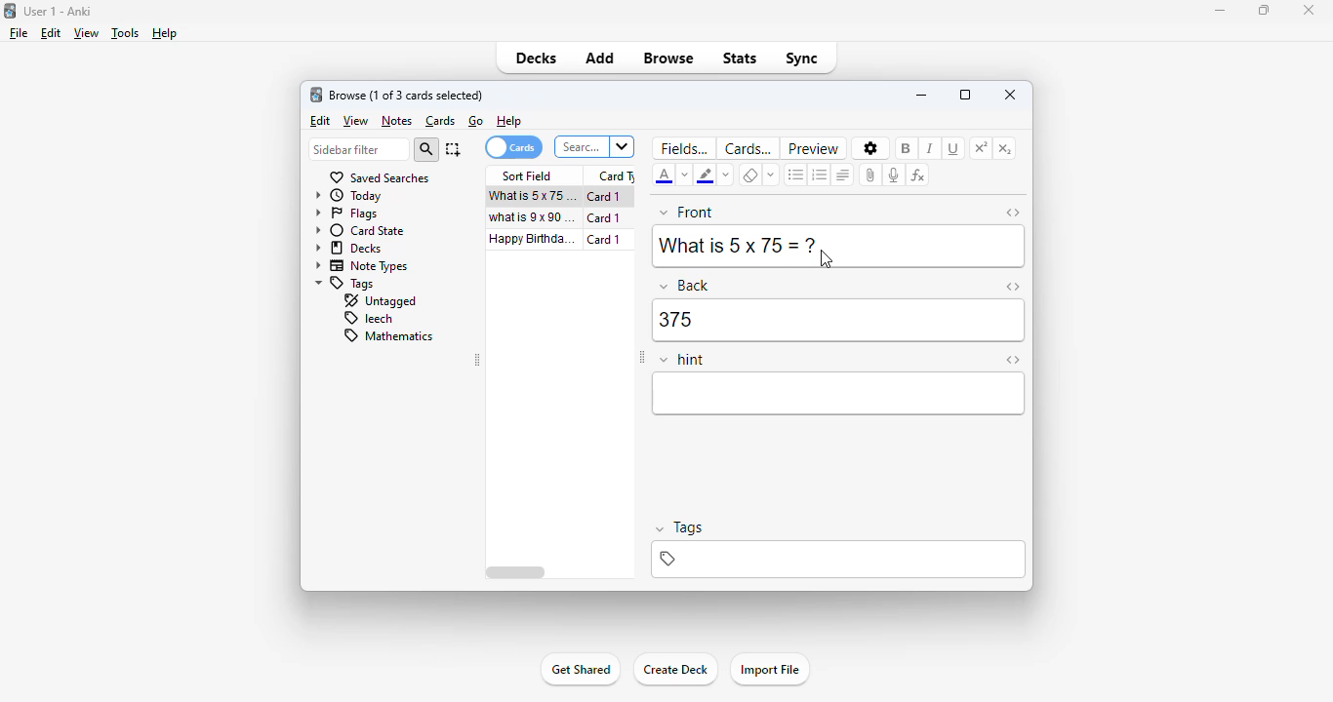  Describe the element at coordinates (509, 121) in the screenshot. I see `help` at that location.